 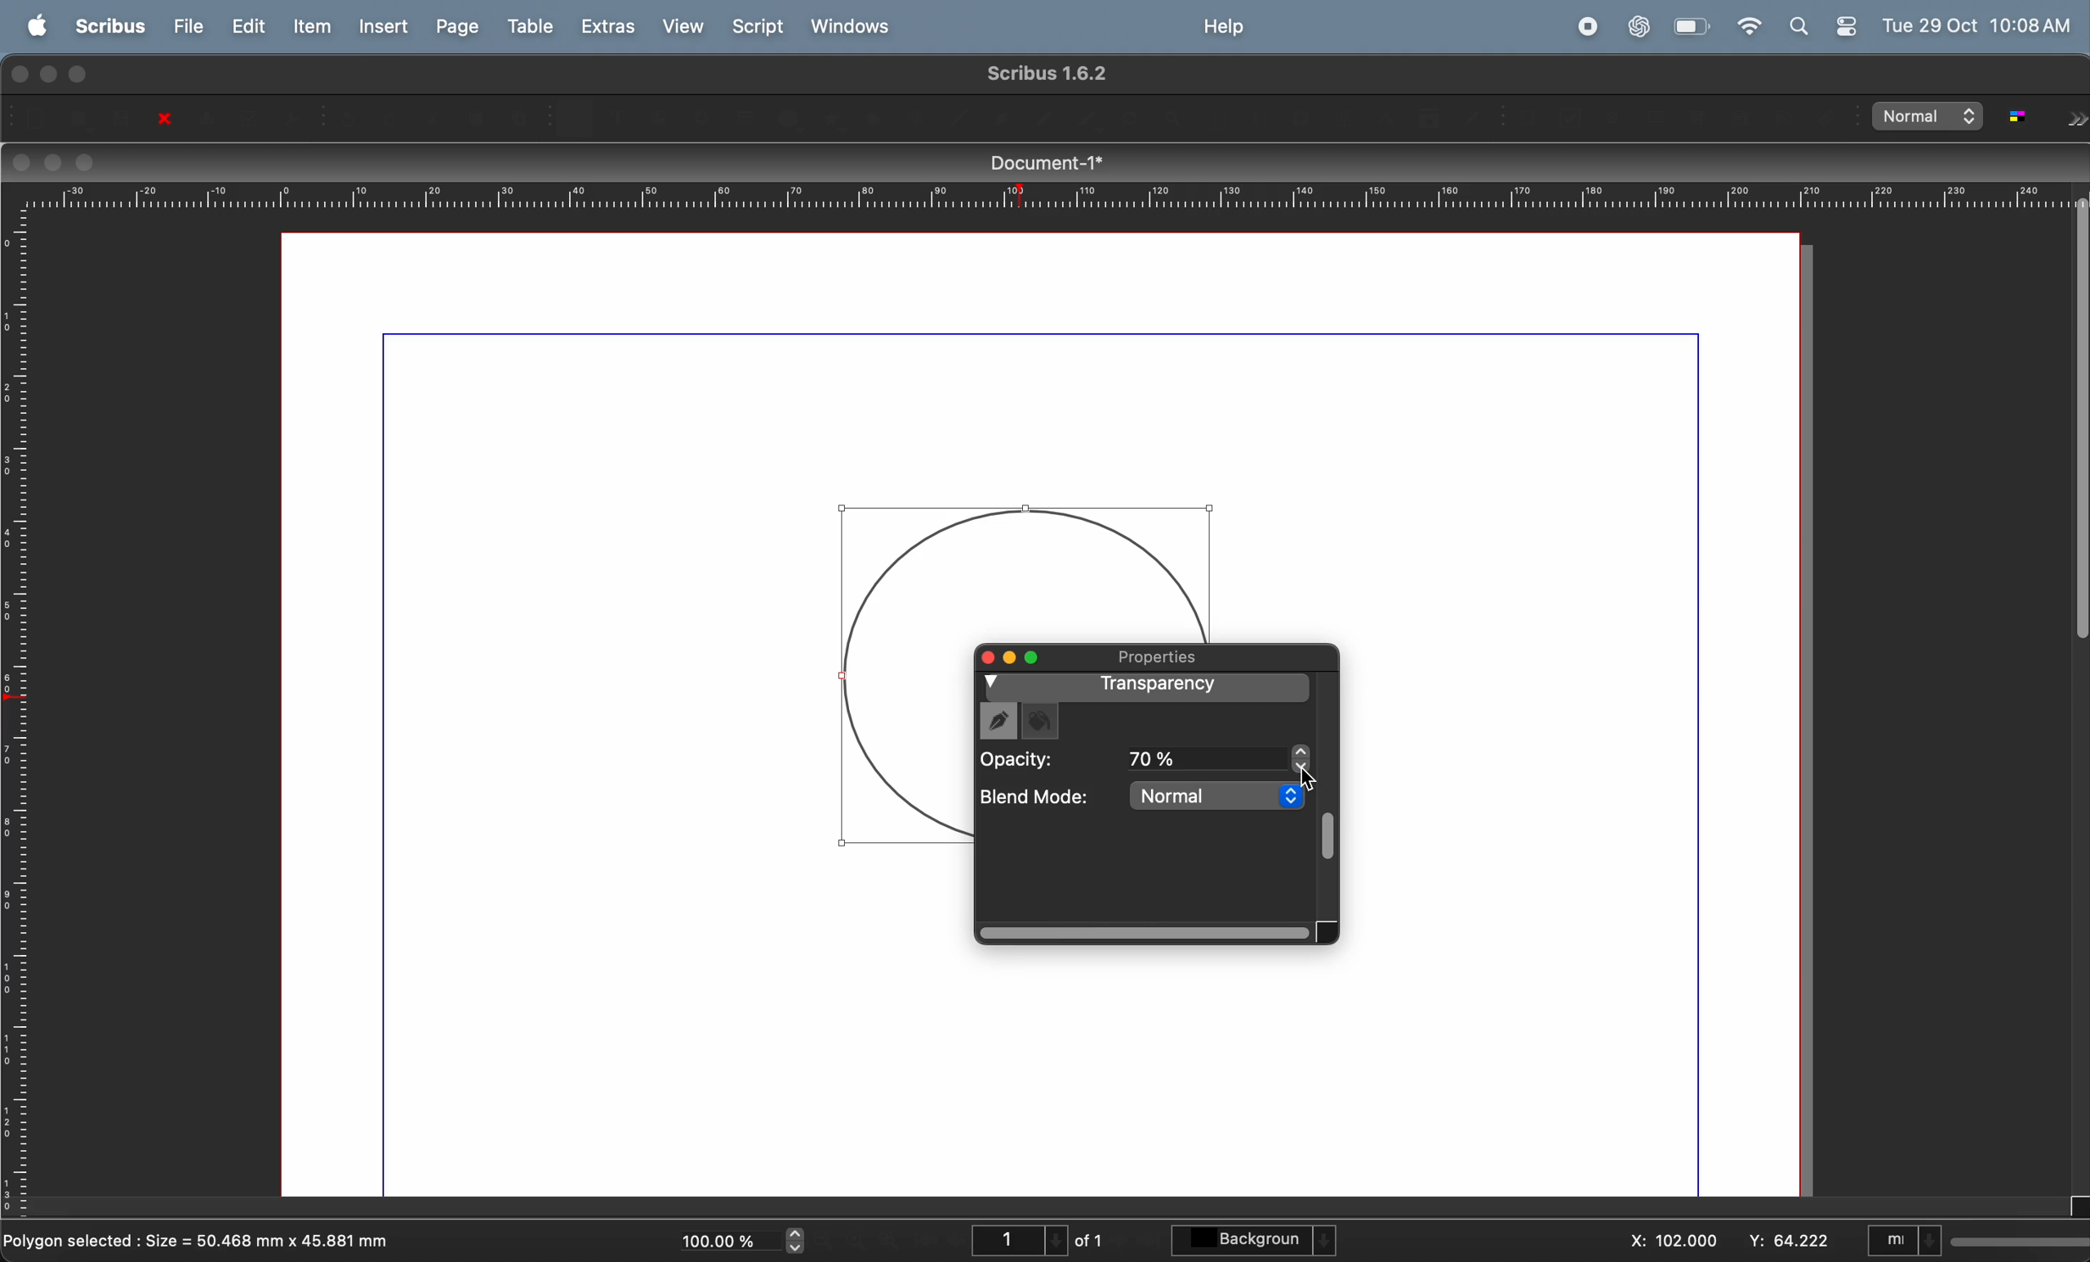 What do you see at coordinates (455, 26) in the screenshot?
I see `page` at bounding box center [455, 26].